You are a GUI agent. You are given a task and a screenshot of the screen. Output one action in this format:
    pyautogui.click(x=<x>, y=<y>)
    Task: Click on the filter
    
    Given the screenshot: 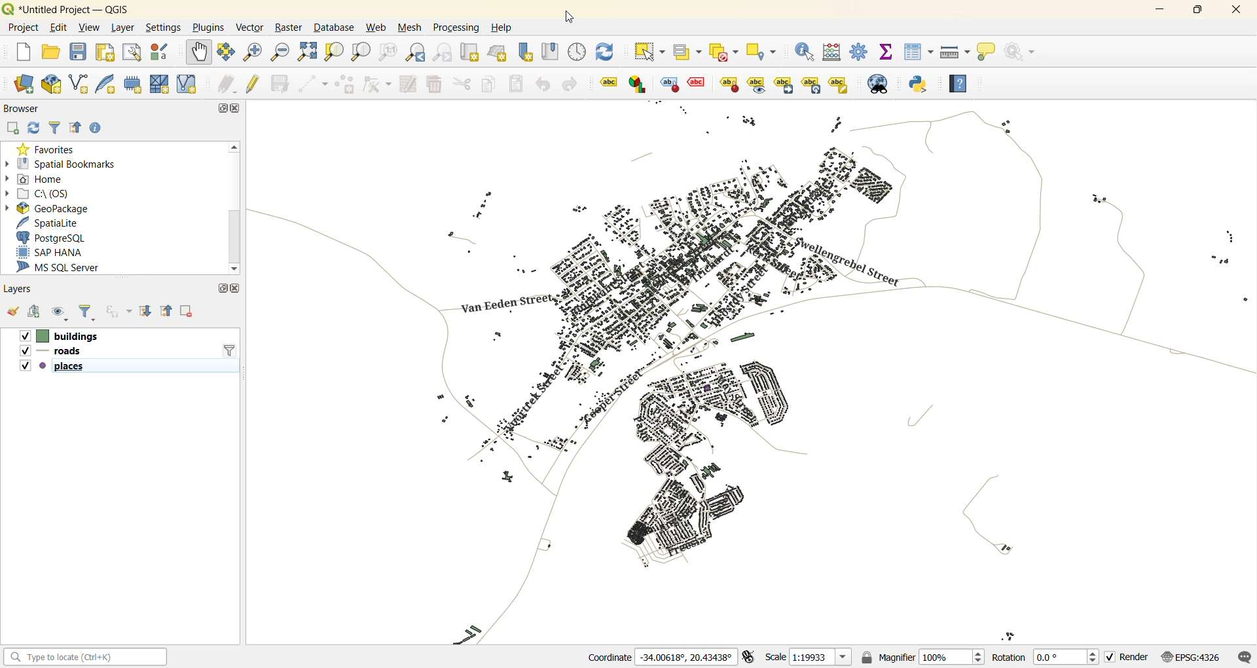 What is the action you would take?
    pyautogui.click(x=88, y=313)
    